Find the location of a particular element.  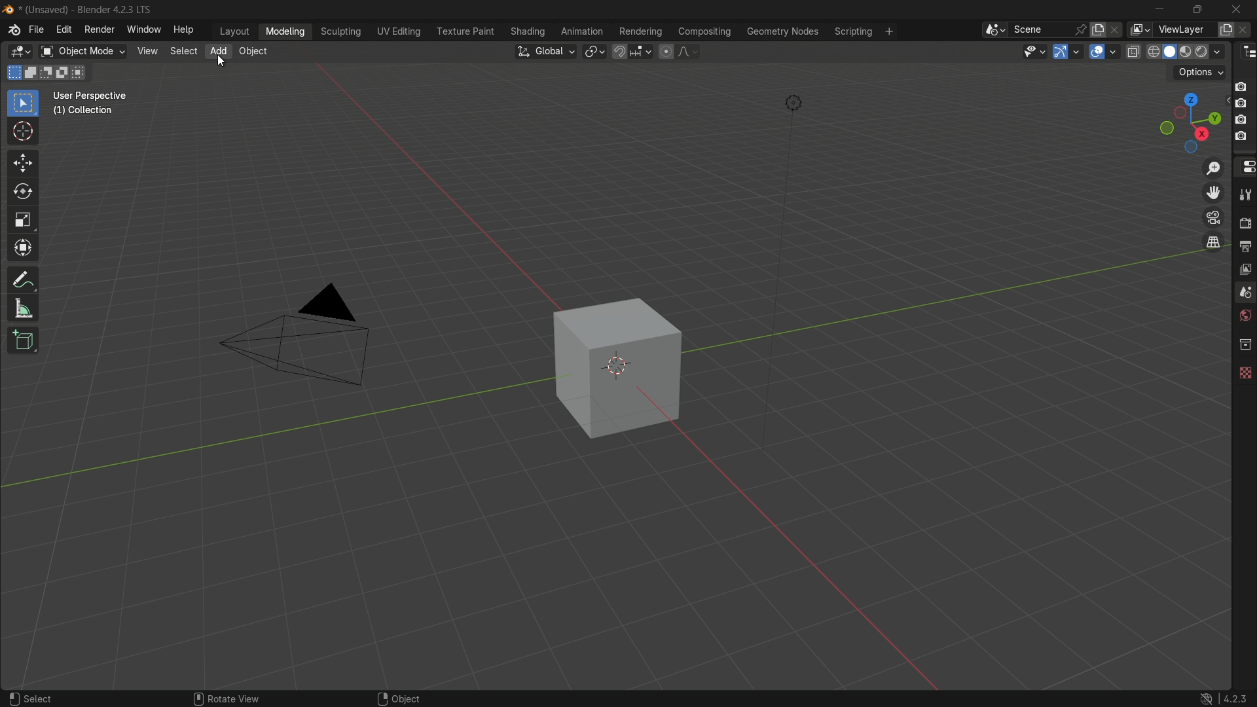

render menu is located at coordinates (99, 30).